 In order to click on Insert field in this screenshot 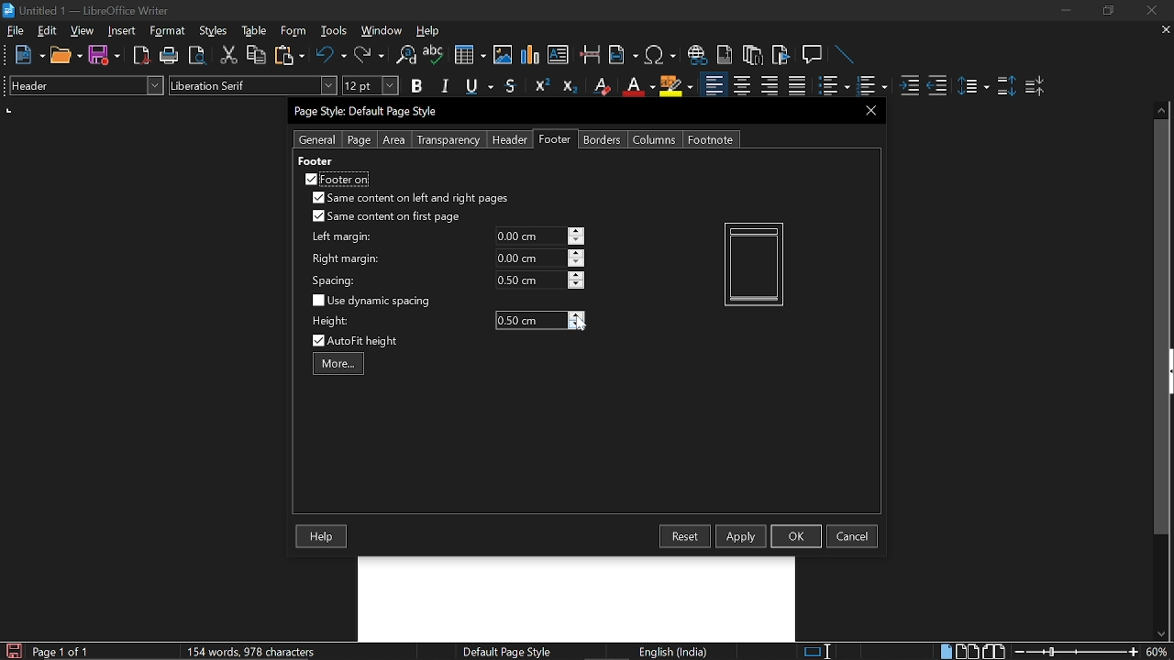, I will do `click(624, 56)`.